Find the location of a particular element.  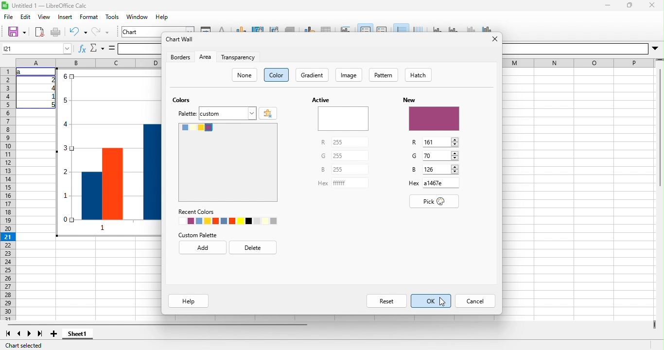

Input for B is located at coordinates (350, 169).